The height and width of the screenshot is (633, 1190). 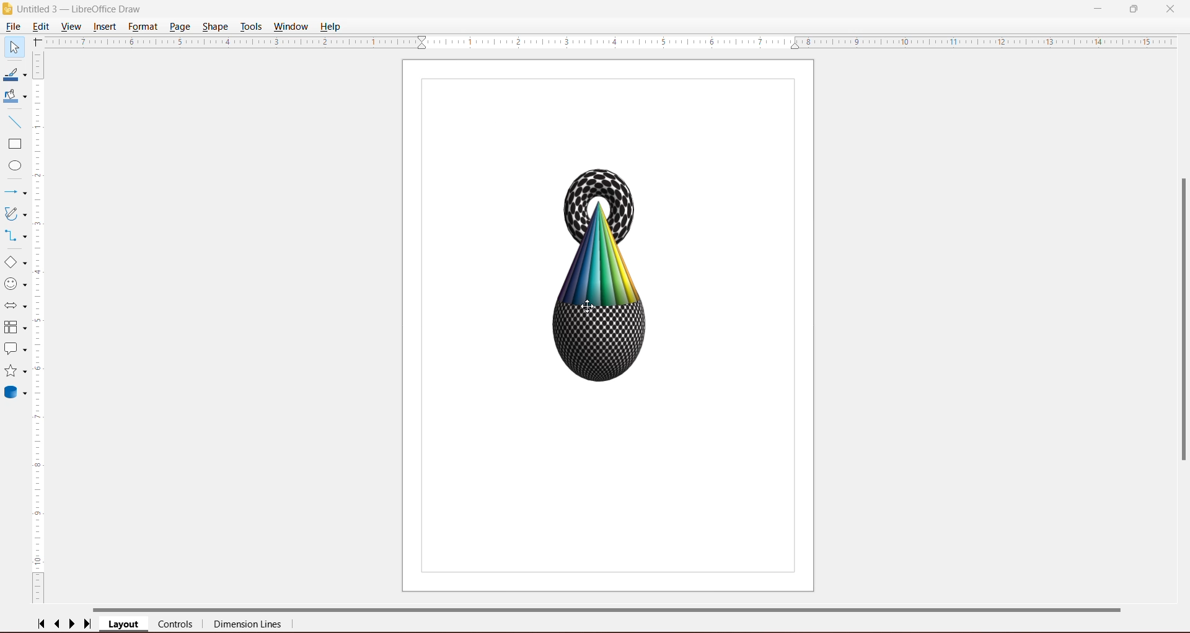 What do you see at coordinates (14, 144) in the screenshot?
I see `Rectangle` at bounding box center [14, 144].